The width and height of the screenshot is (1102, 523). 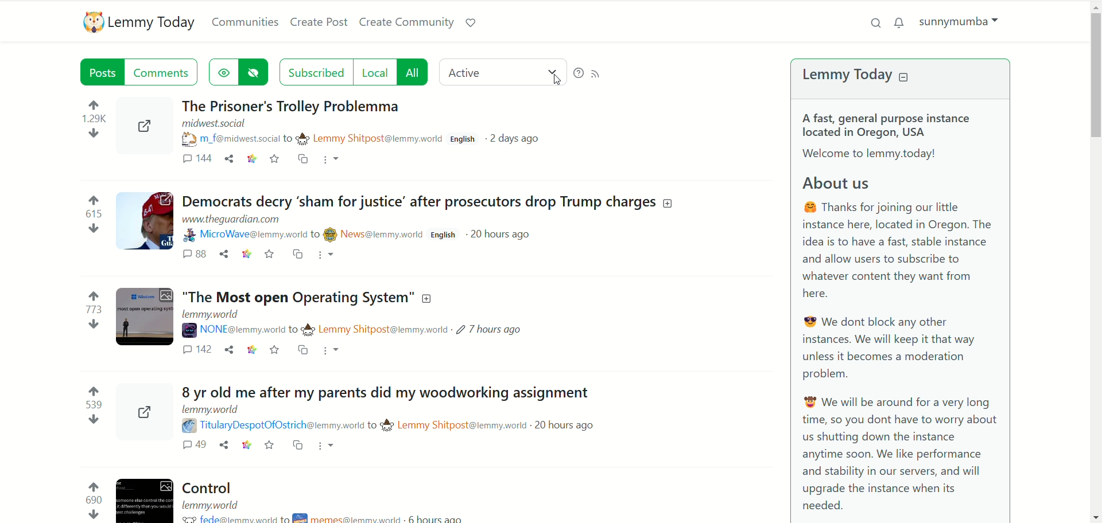 What do you see at coordinates (450, 517) in the screenshot?
I see `6 hours ago` at bounding box center [450, 517].